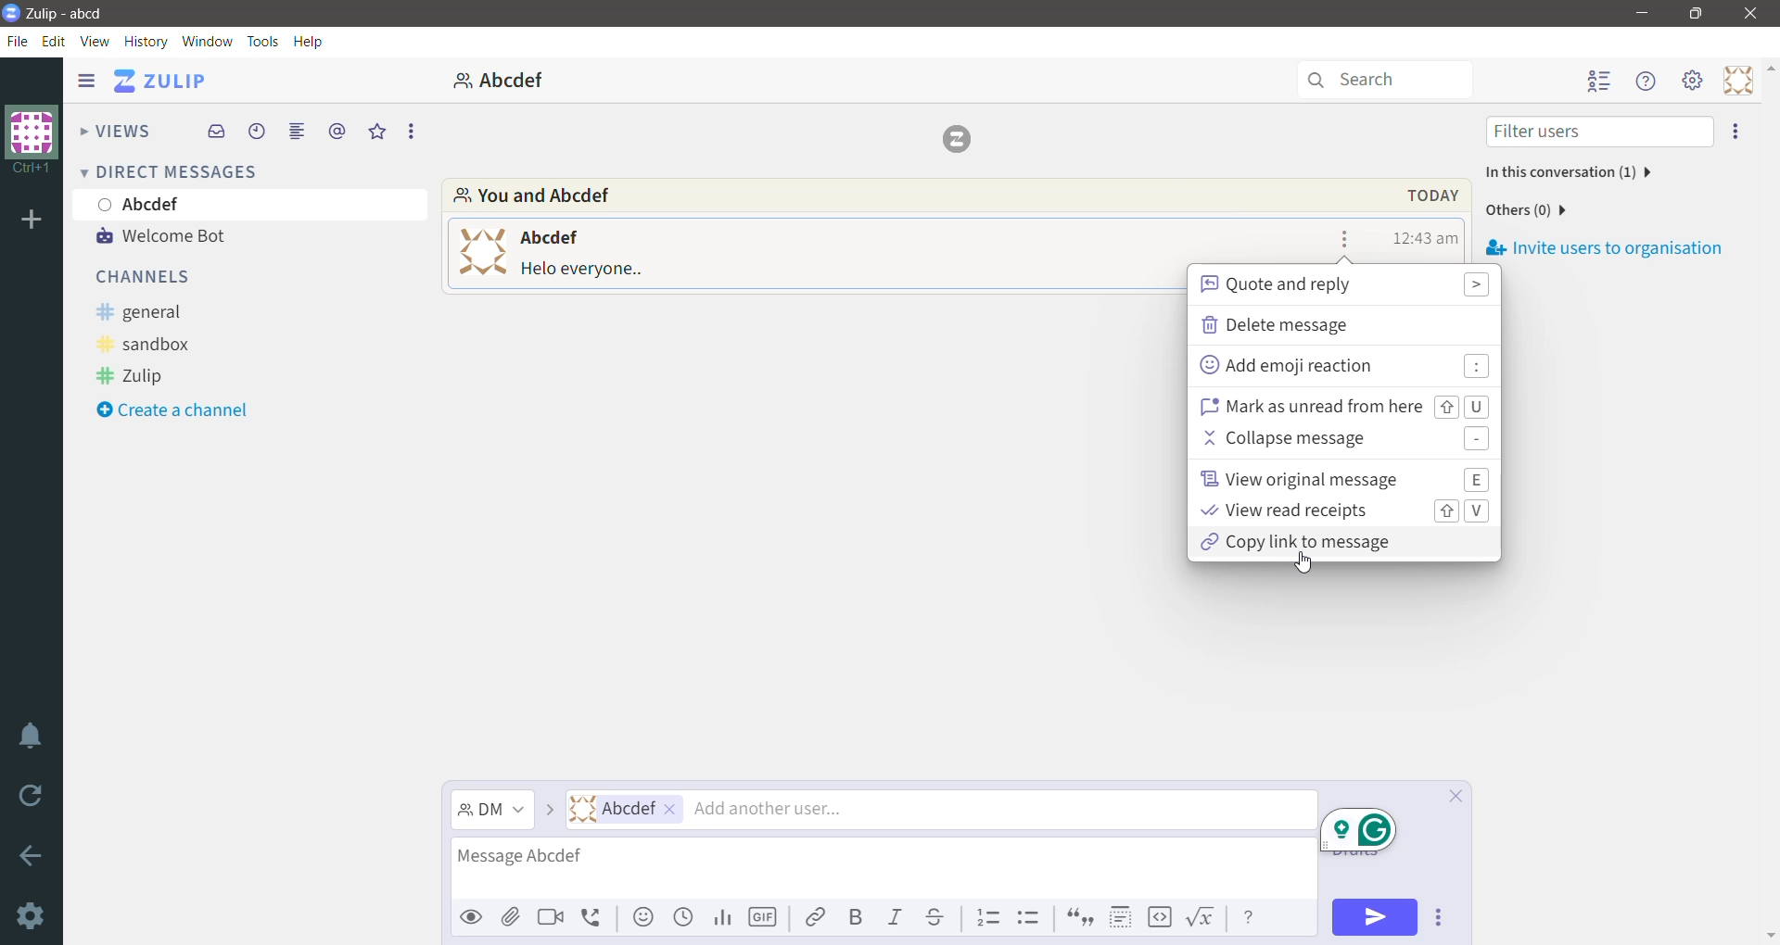 The height and width of the screenshot is (945, 1780). I want to click on Quote, so click(1081, 916).